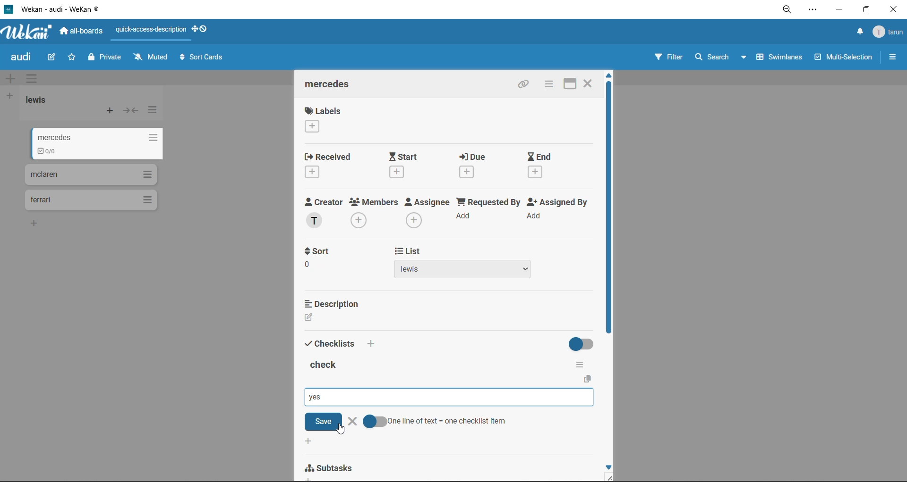  I want to click on 0/0, so click(90, 152).